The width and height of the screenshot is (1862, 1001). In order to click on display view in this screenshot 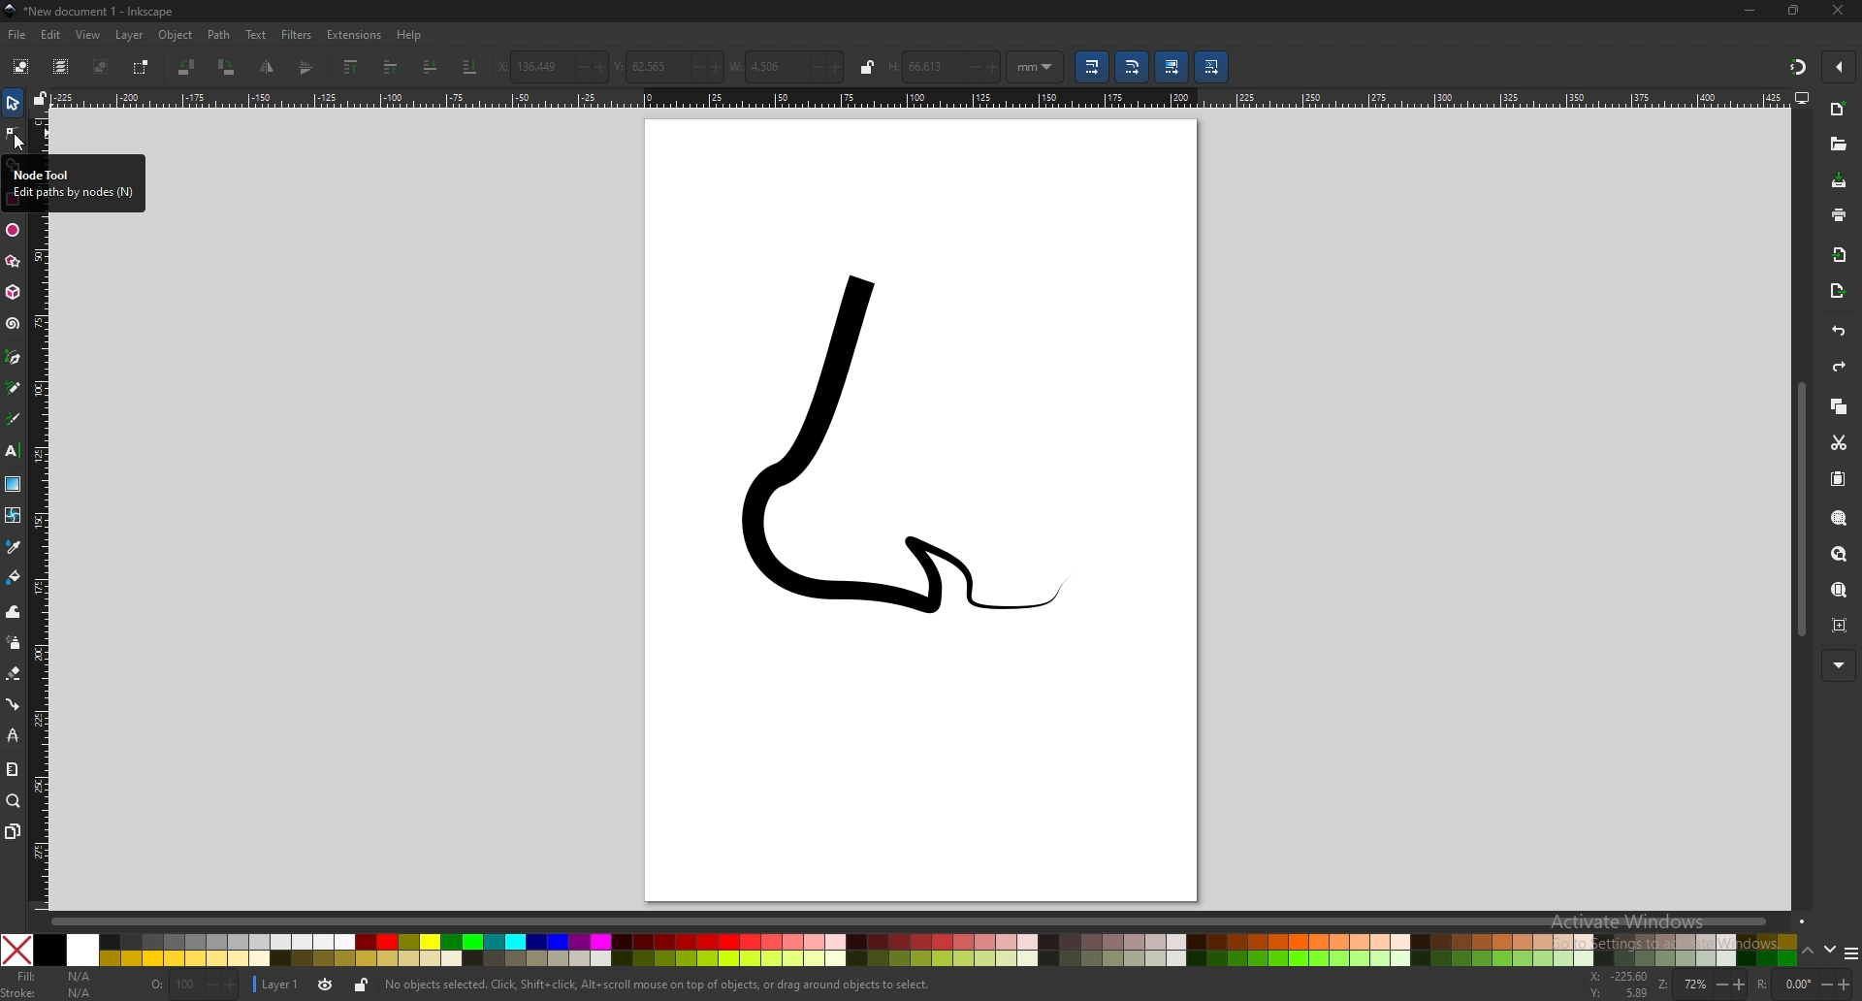, I will do `click(1802, 99)`.